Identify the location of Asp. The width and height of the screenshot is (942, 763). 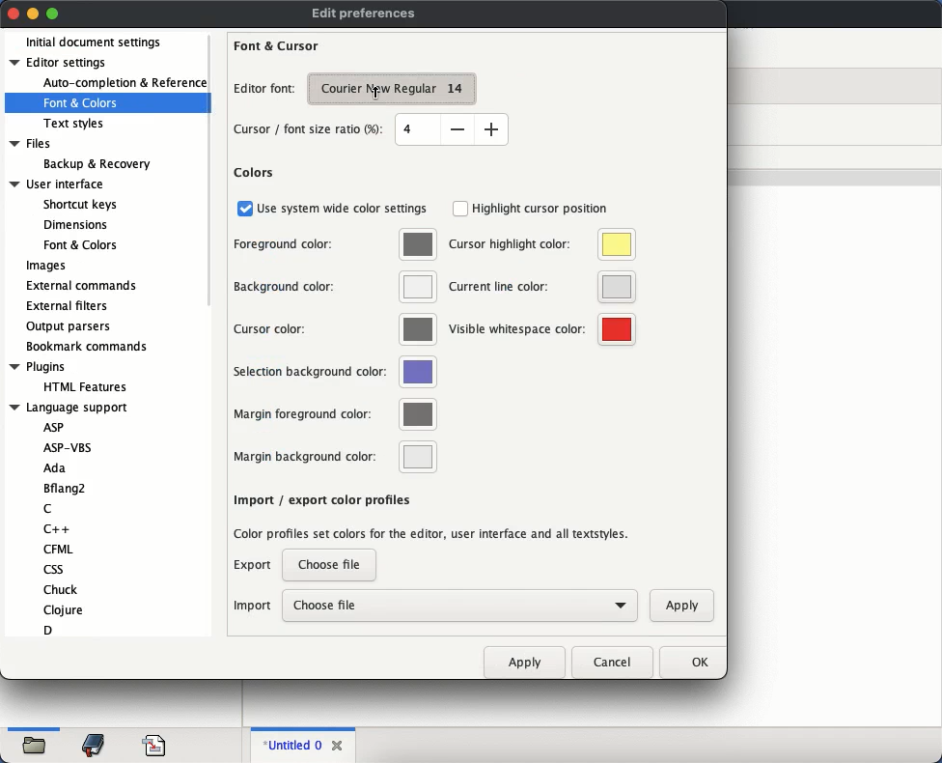
(53, 427).